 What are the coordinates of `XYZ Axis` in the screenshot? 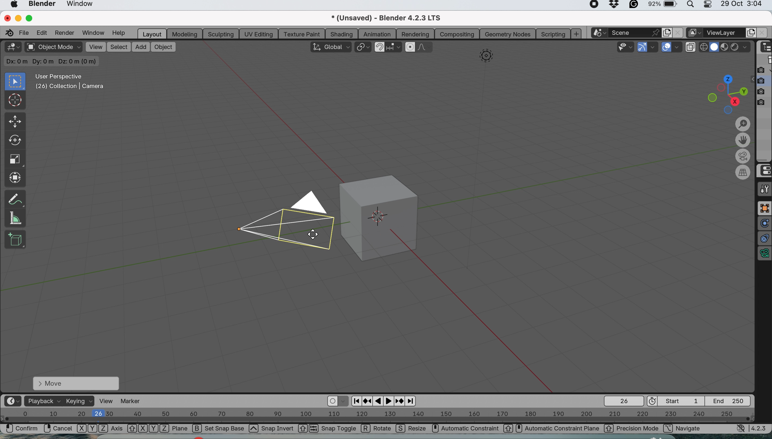 It's located at (100, 430).